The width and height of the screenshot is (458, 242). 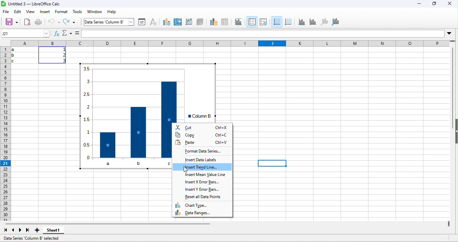 What do you see at coordinates (263, 34) in the screenshot?
I see `input line` at bounding box center [263, 34].